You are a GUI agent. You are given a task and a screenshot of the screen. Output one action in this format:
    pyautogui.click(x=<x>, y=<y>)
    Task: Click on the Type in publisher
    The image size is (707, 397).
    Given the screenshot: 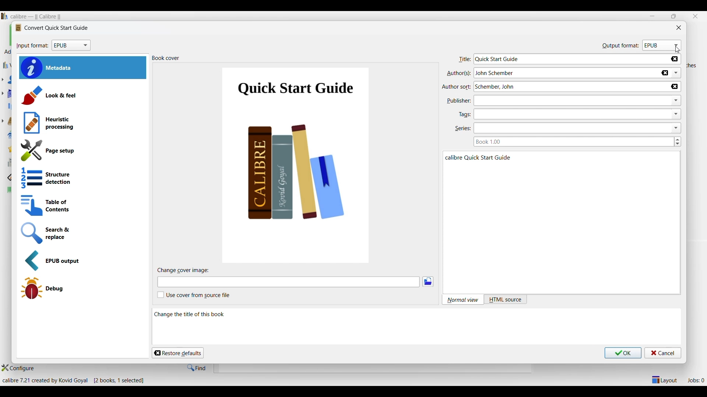 What is the action you would take?
    pyautogui.click(x=571, y=100)
    